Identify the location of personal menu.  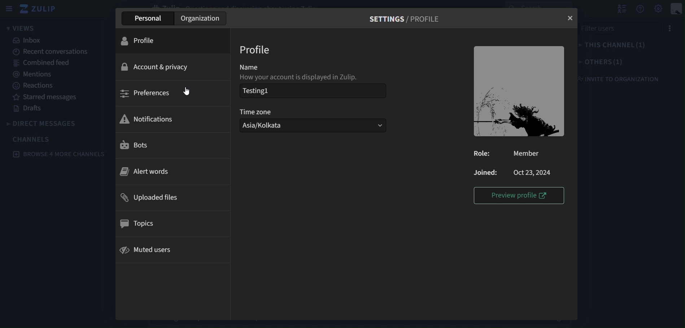
(677, 9).